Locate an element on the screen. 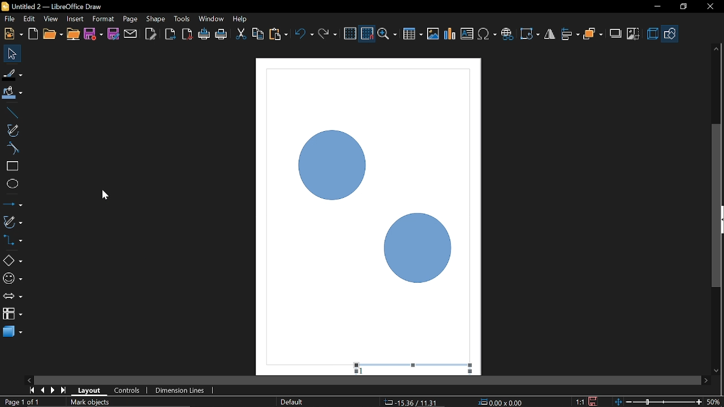  Page number added  is located at coordinates (359, 370).